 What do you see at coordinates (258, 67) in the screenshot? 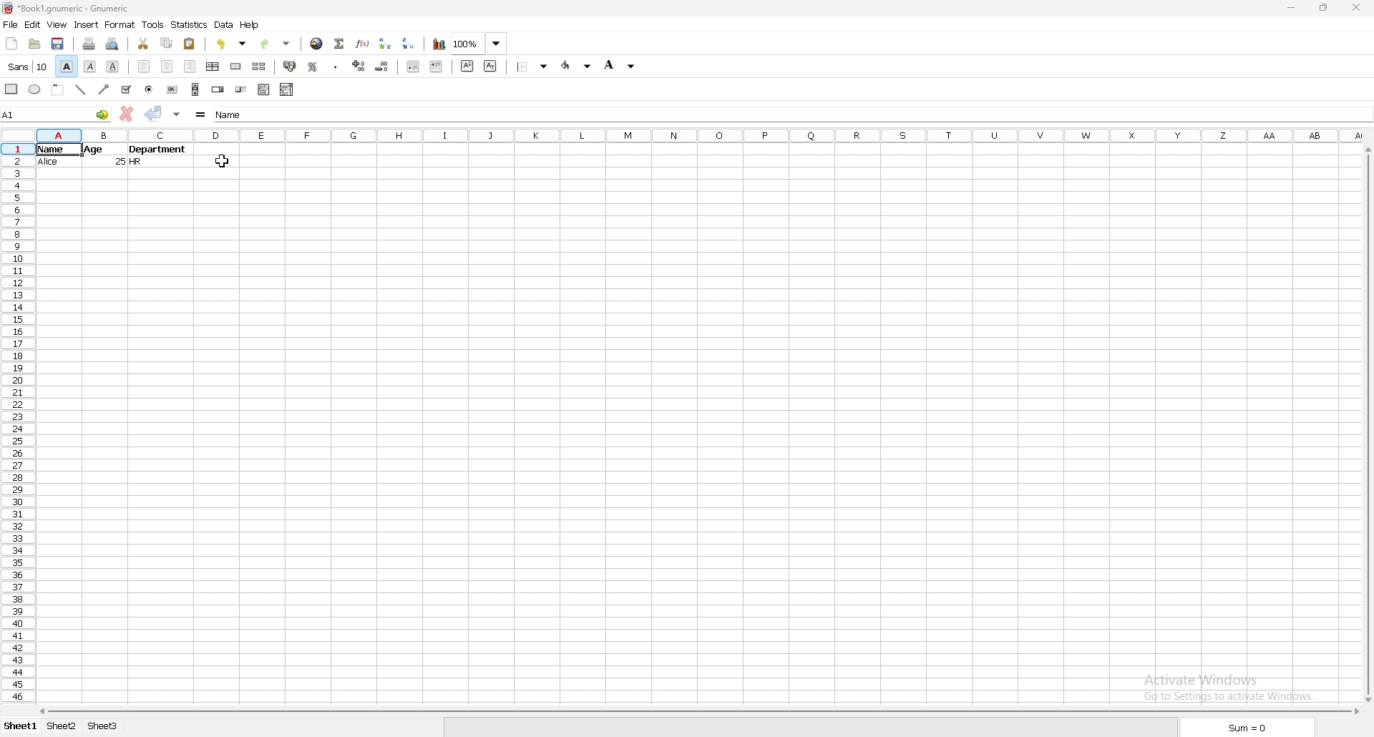
I see `split merged cells` at bounding box center [258, 67].